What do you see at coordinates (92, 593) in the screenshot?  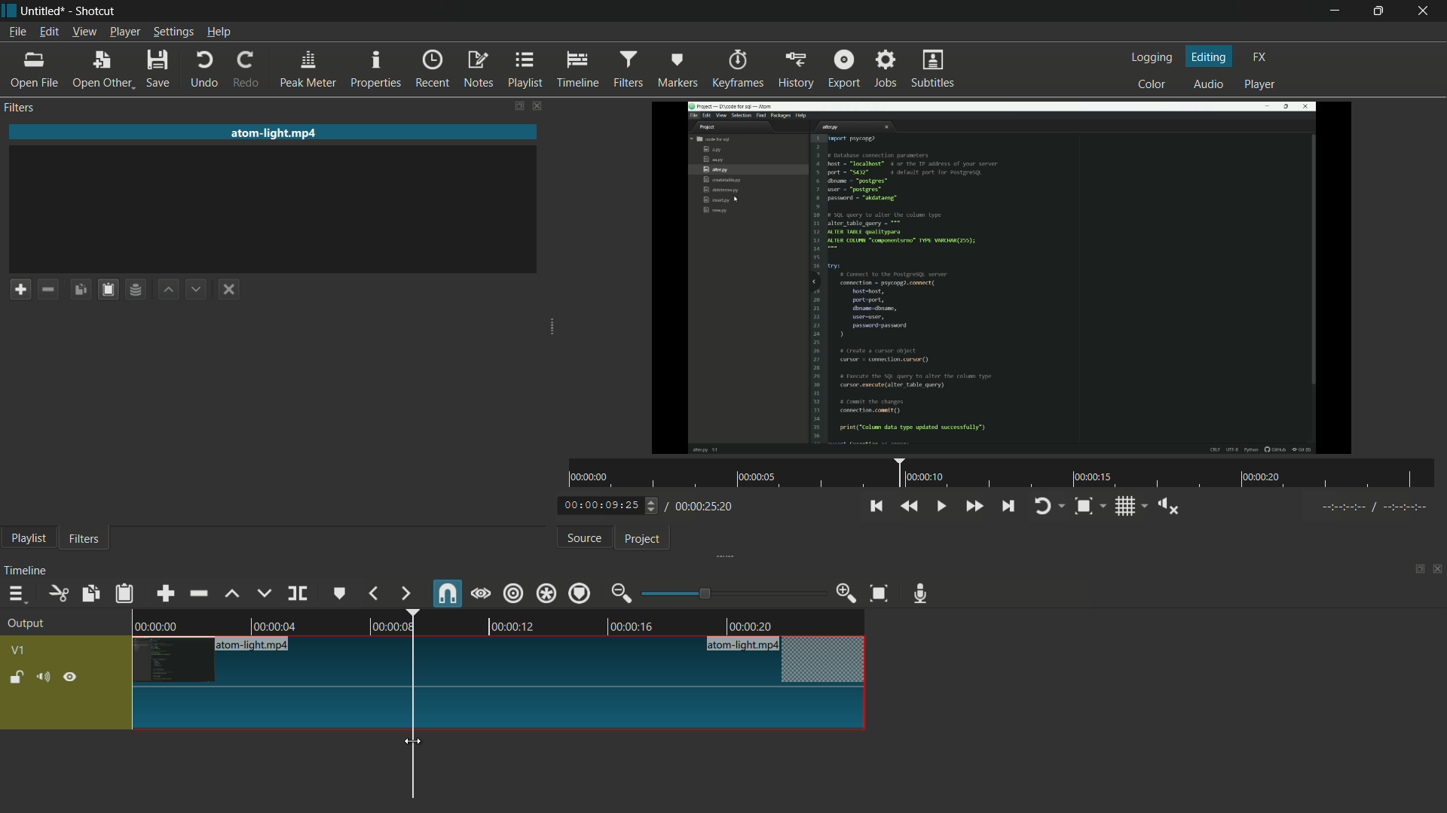 I see `copy checked filters` at bounding box center [92, 593].